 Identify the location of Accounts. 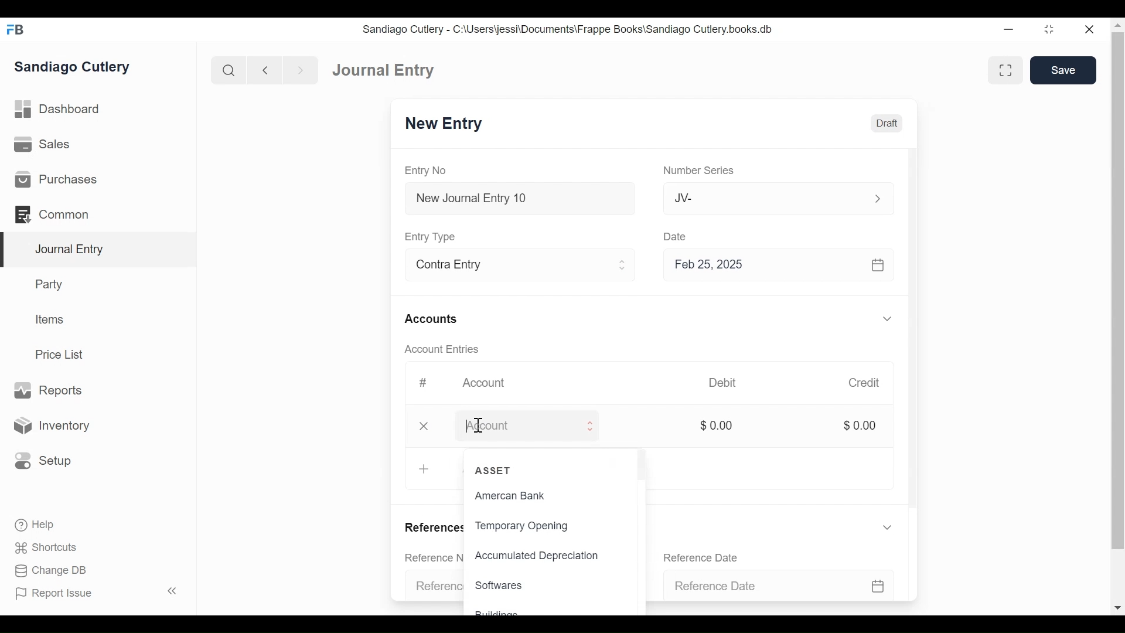
(436, 318).